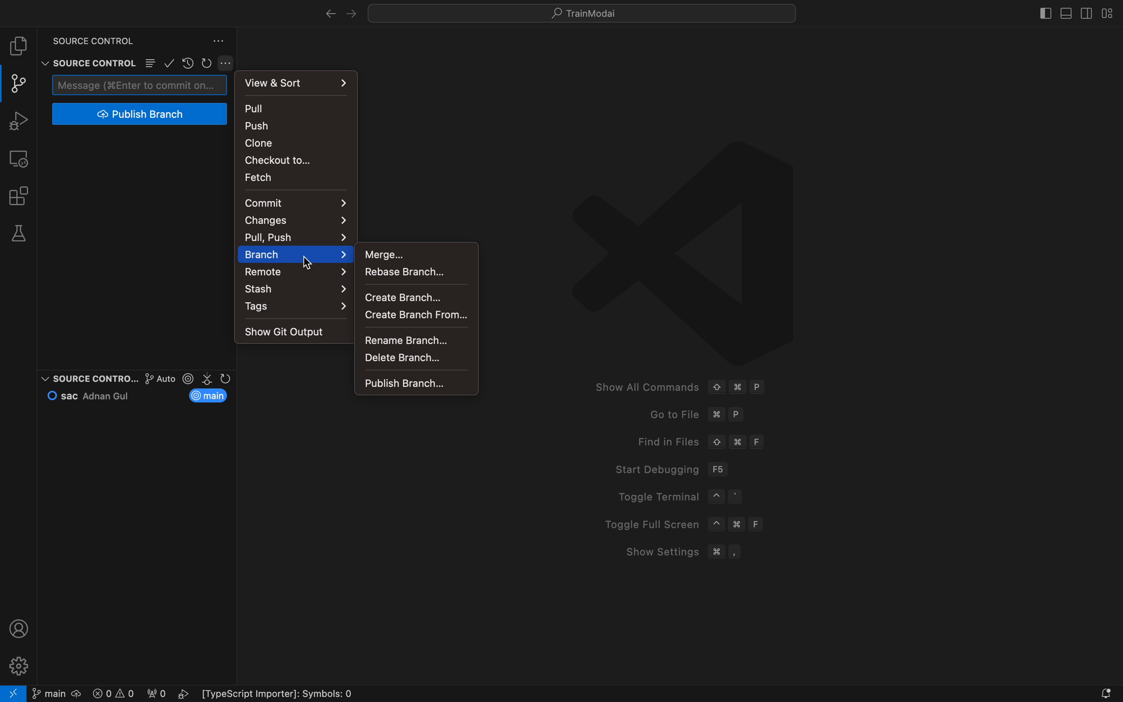 The height and width of the screenshot is (702, 1123). I want to click on extensions, so click(20, 195).